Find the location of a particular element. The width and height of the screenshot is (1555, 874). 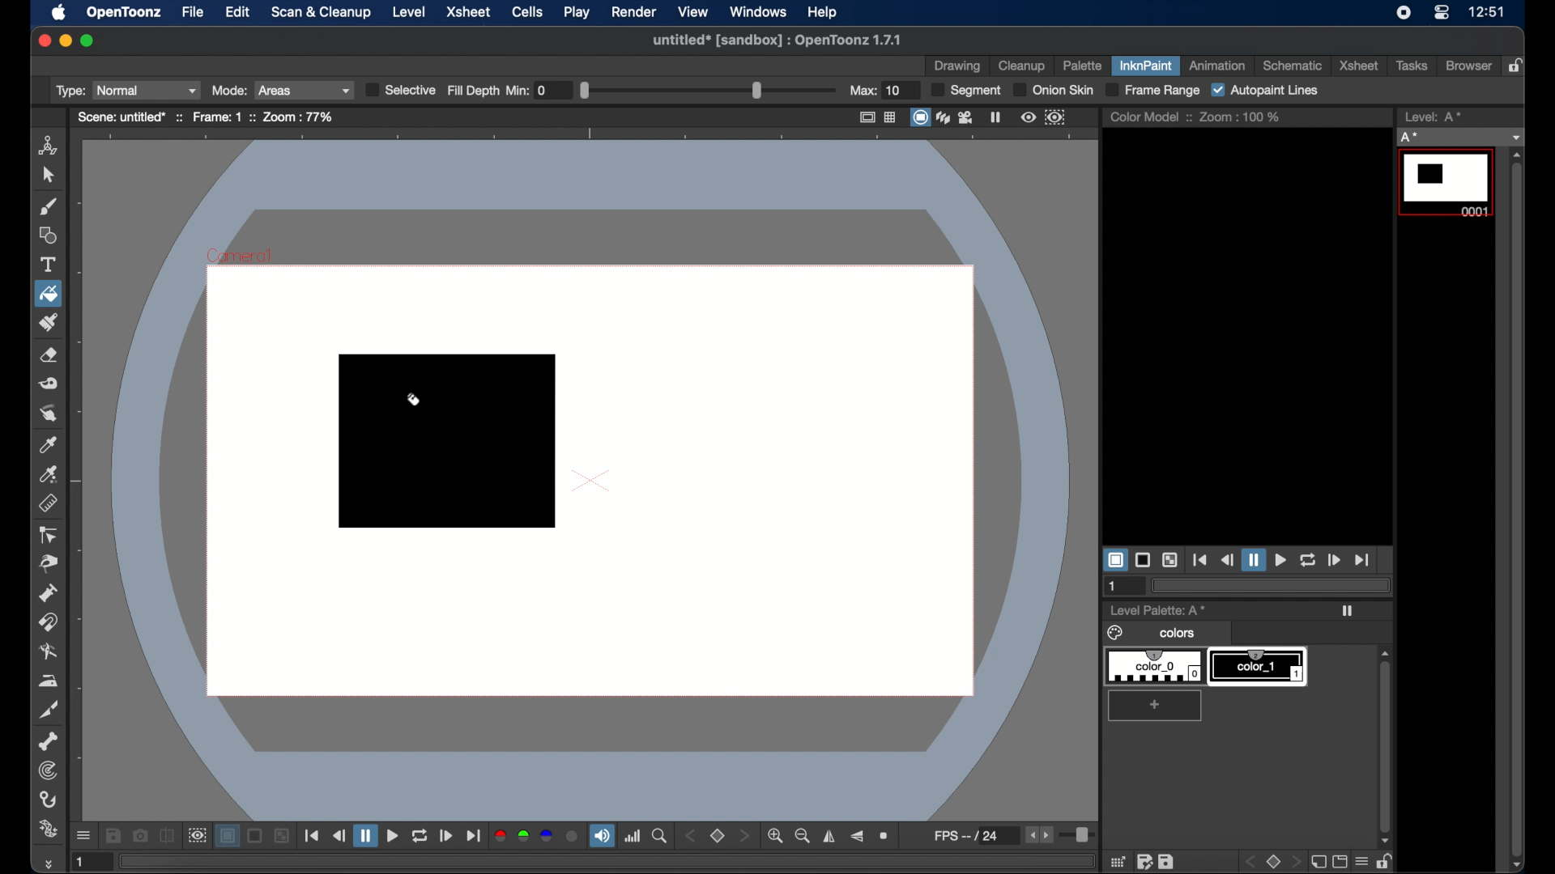

freeze is located at coordinates (996, 117).